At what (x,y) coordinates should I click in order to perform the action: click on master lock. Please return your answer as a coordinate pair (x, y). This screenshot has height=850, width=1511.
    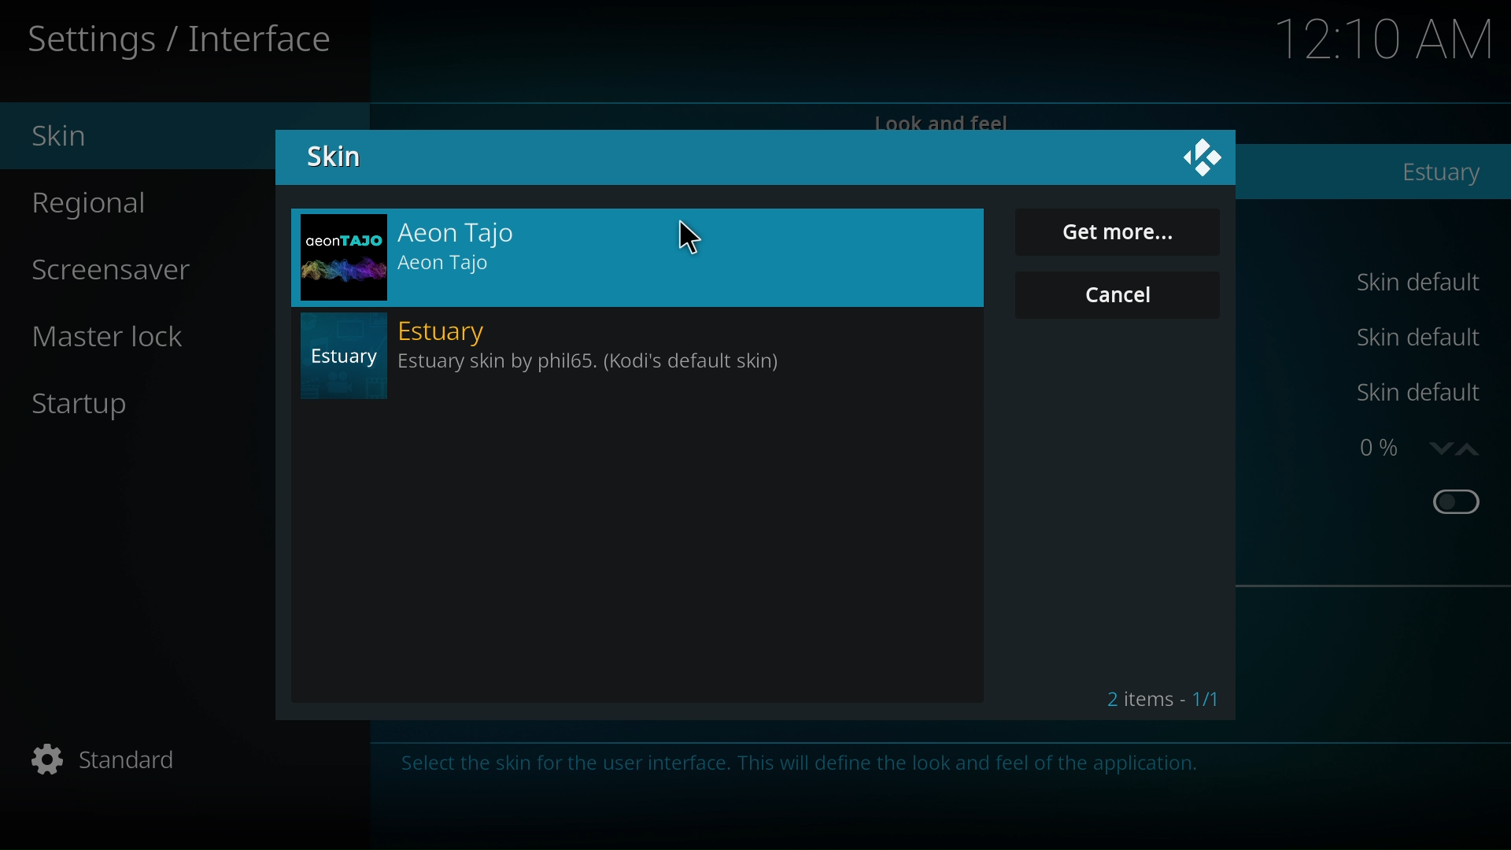
    Looking at the image, I should click on (103, 338).